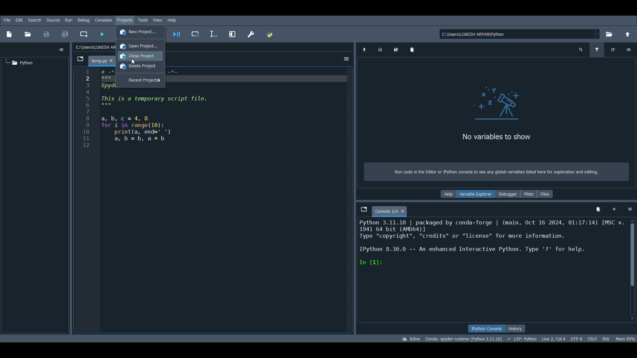 The width and height of the screenshot is (637, 358). I want to click on Help, so click(172, 20).